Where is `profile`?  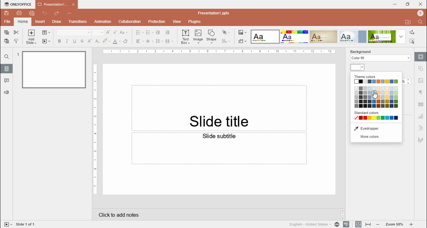
profile is located at coordinates (420, 14).